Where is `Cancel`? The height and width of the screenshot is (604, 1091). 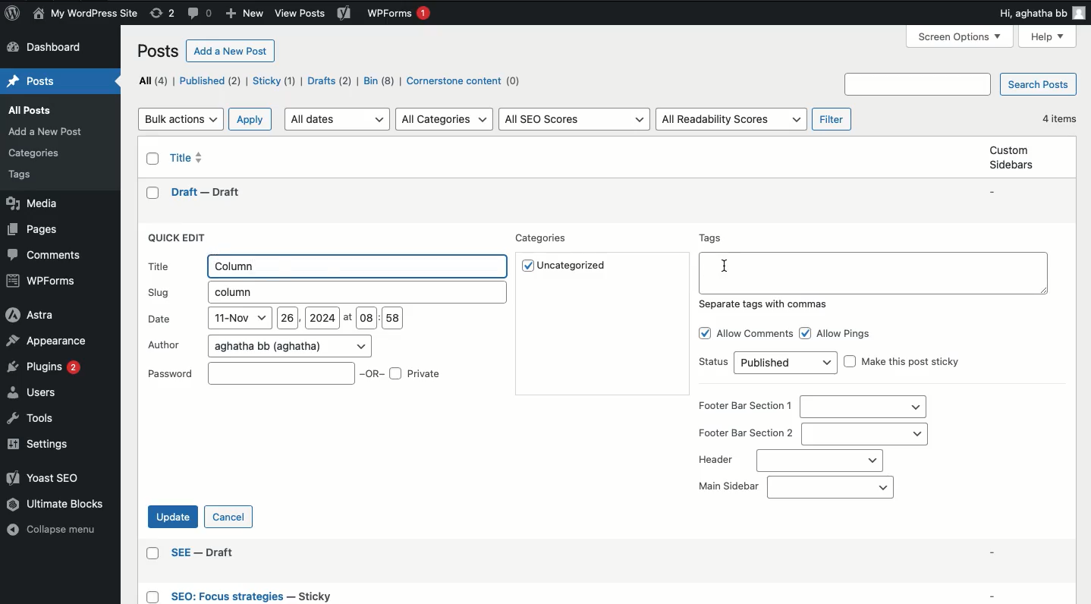
Cancel is located at coordinates (230, 516).